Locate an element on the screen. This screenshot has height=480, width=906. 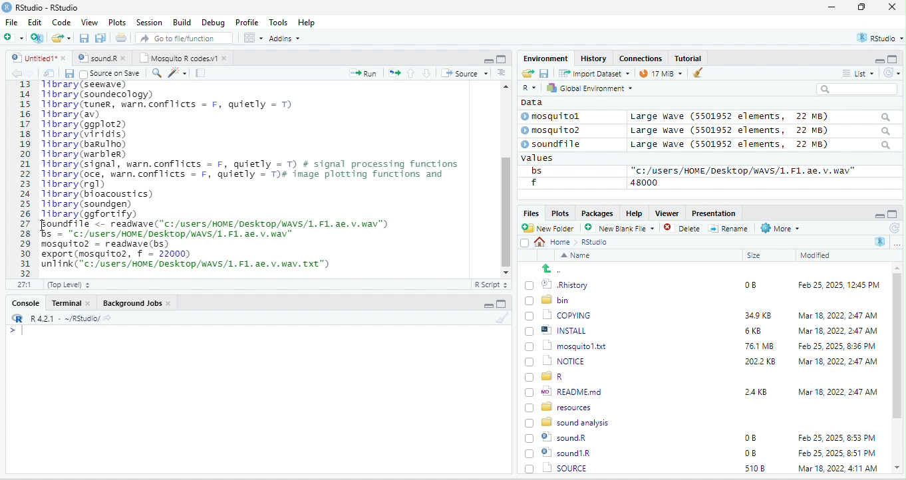
349K8 is located at coordinates (758, 316).